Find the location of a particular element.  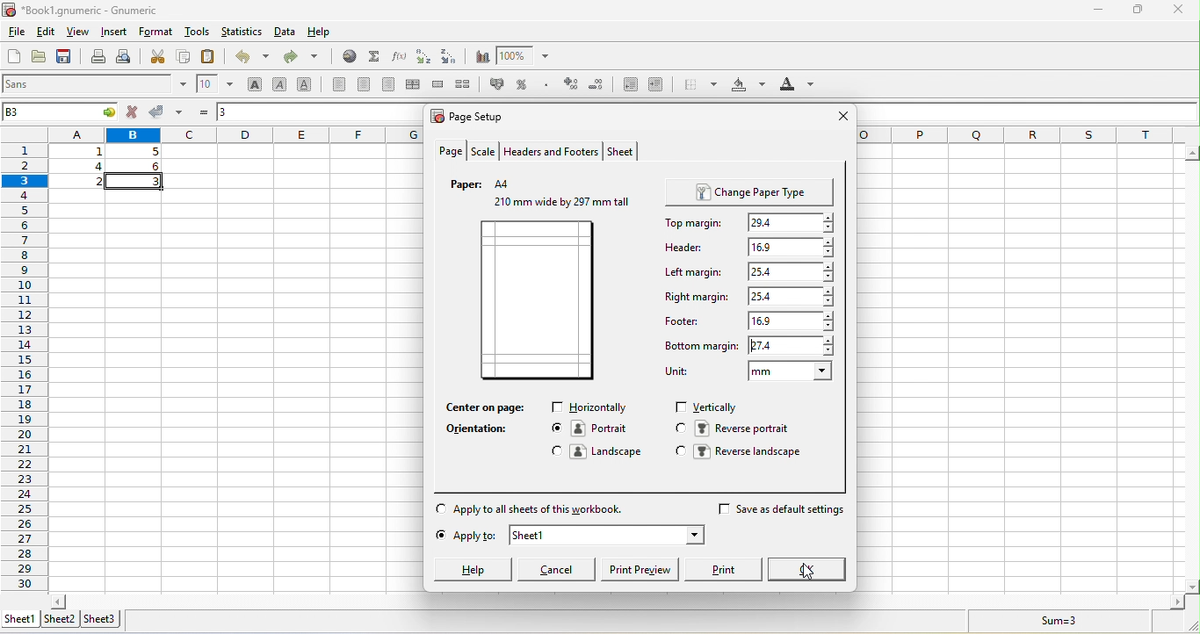

apply to all sheets of this workbook is located at coordinates (531, 508).